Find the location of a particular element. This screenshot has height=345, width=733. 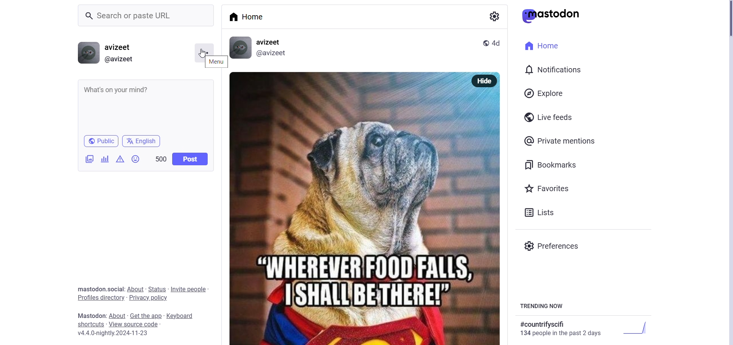

profiles is located at coordinates (98, 298).